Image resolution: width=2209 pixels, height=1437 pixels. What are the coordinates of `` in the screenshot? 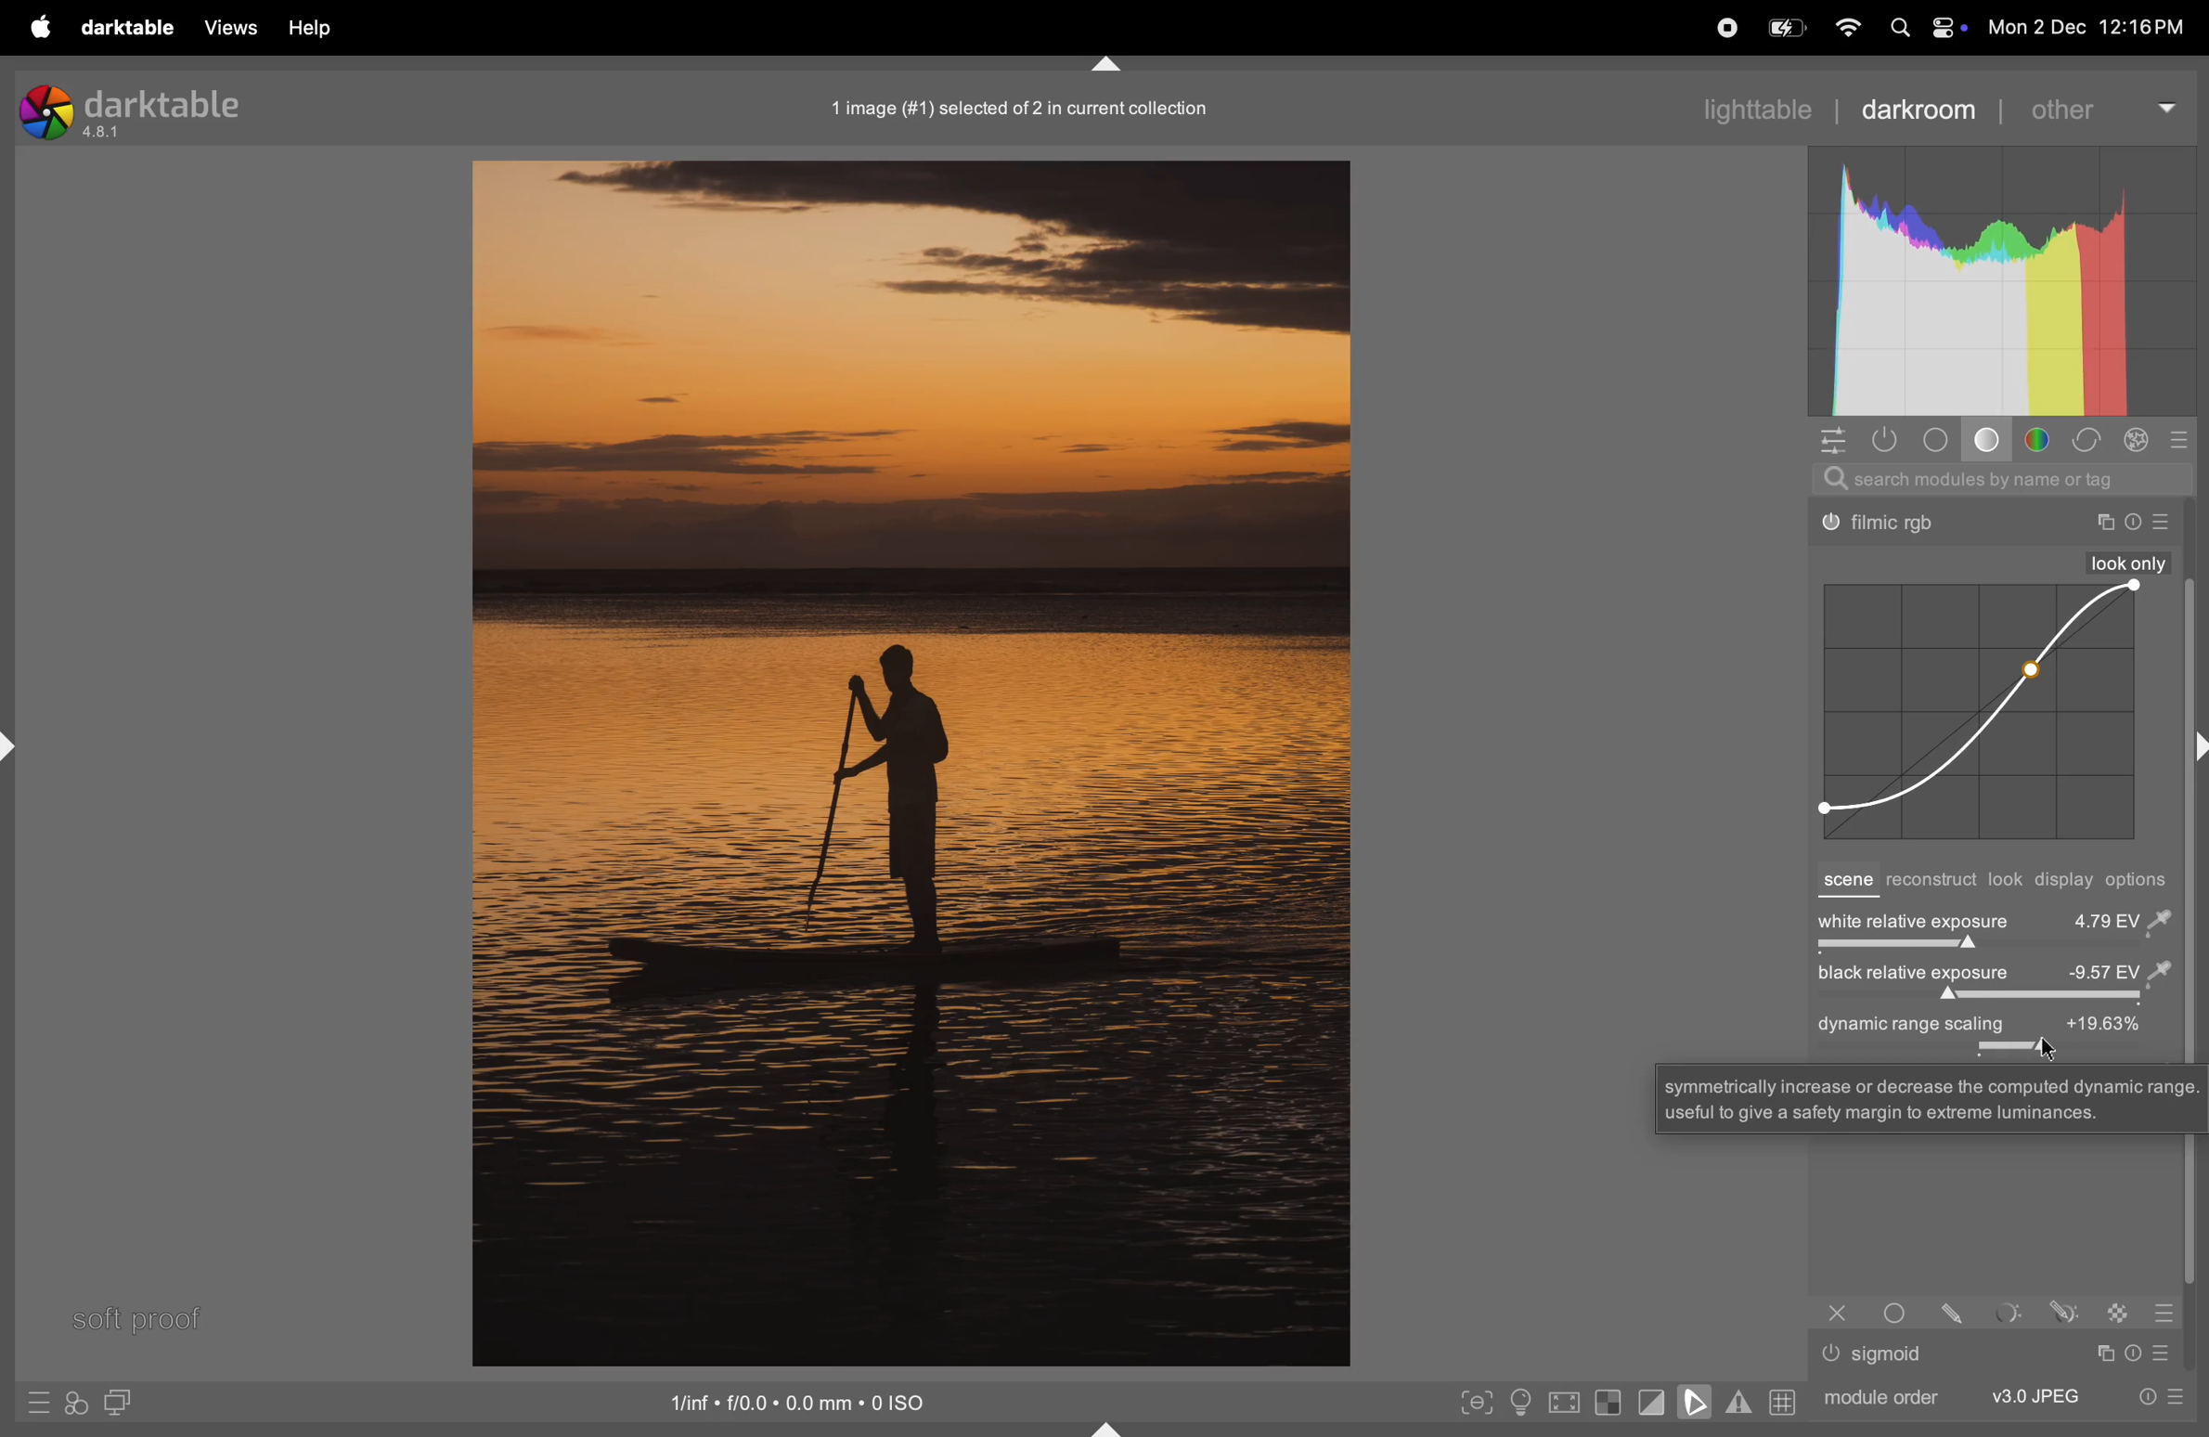 It's located at (1838, 1313).